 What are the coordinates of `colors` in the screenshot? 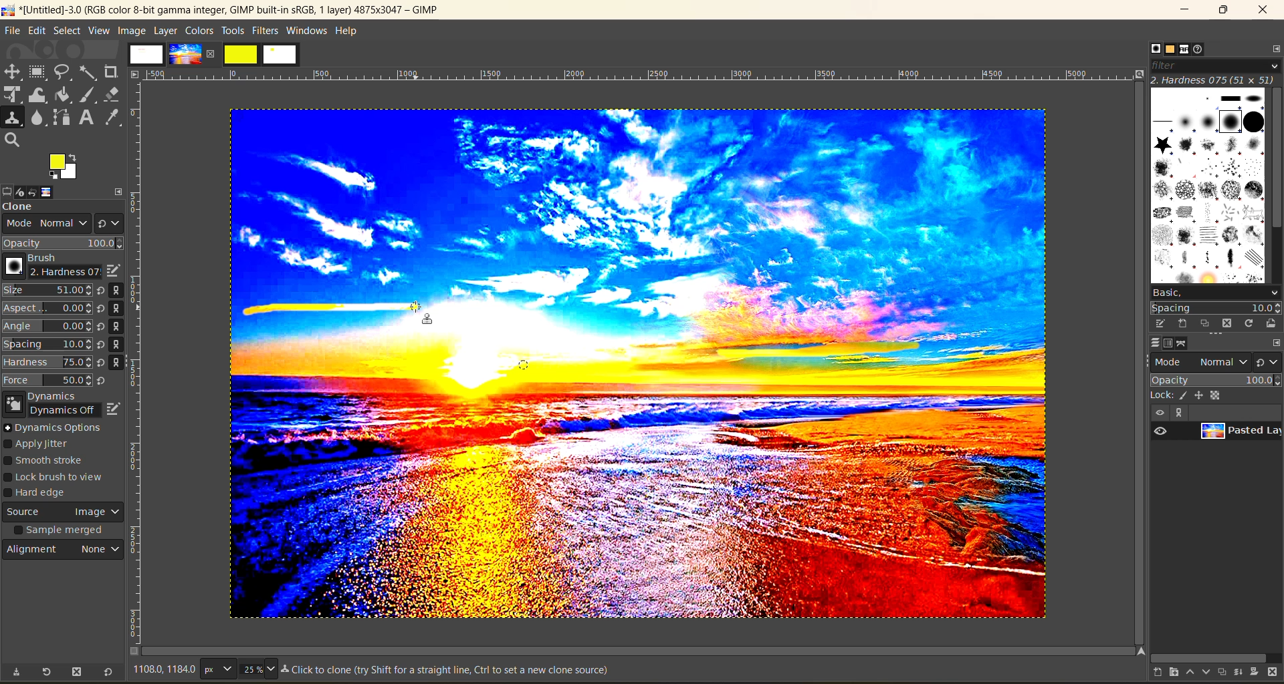 It's located at (199, 30).